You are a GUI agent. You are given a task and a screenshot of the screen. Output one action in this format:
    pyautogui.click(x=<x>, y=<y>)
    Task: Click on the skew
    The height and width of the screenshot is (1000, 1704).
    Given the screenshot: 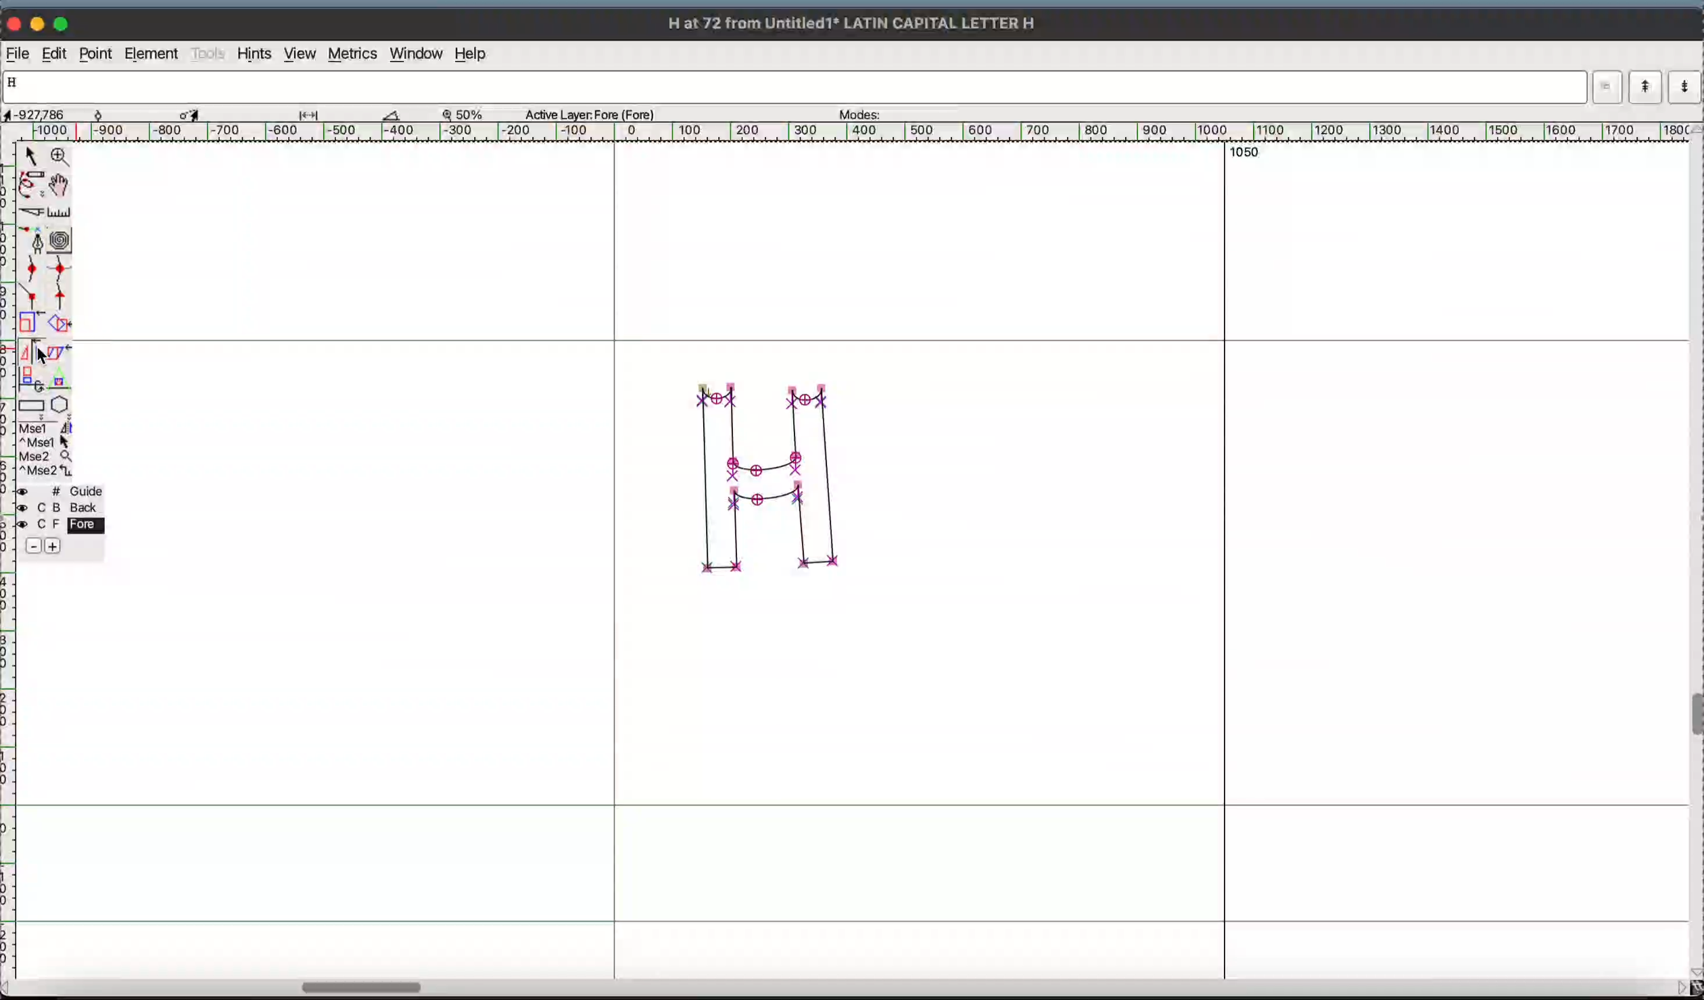 What is the action you would take?
    pyautogui.click(x=60, y=350)
    